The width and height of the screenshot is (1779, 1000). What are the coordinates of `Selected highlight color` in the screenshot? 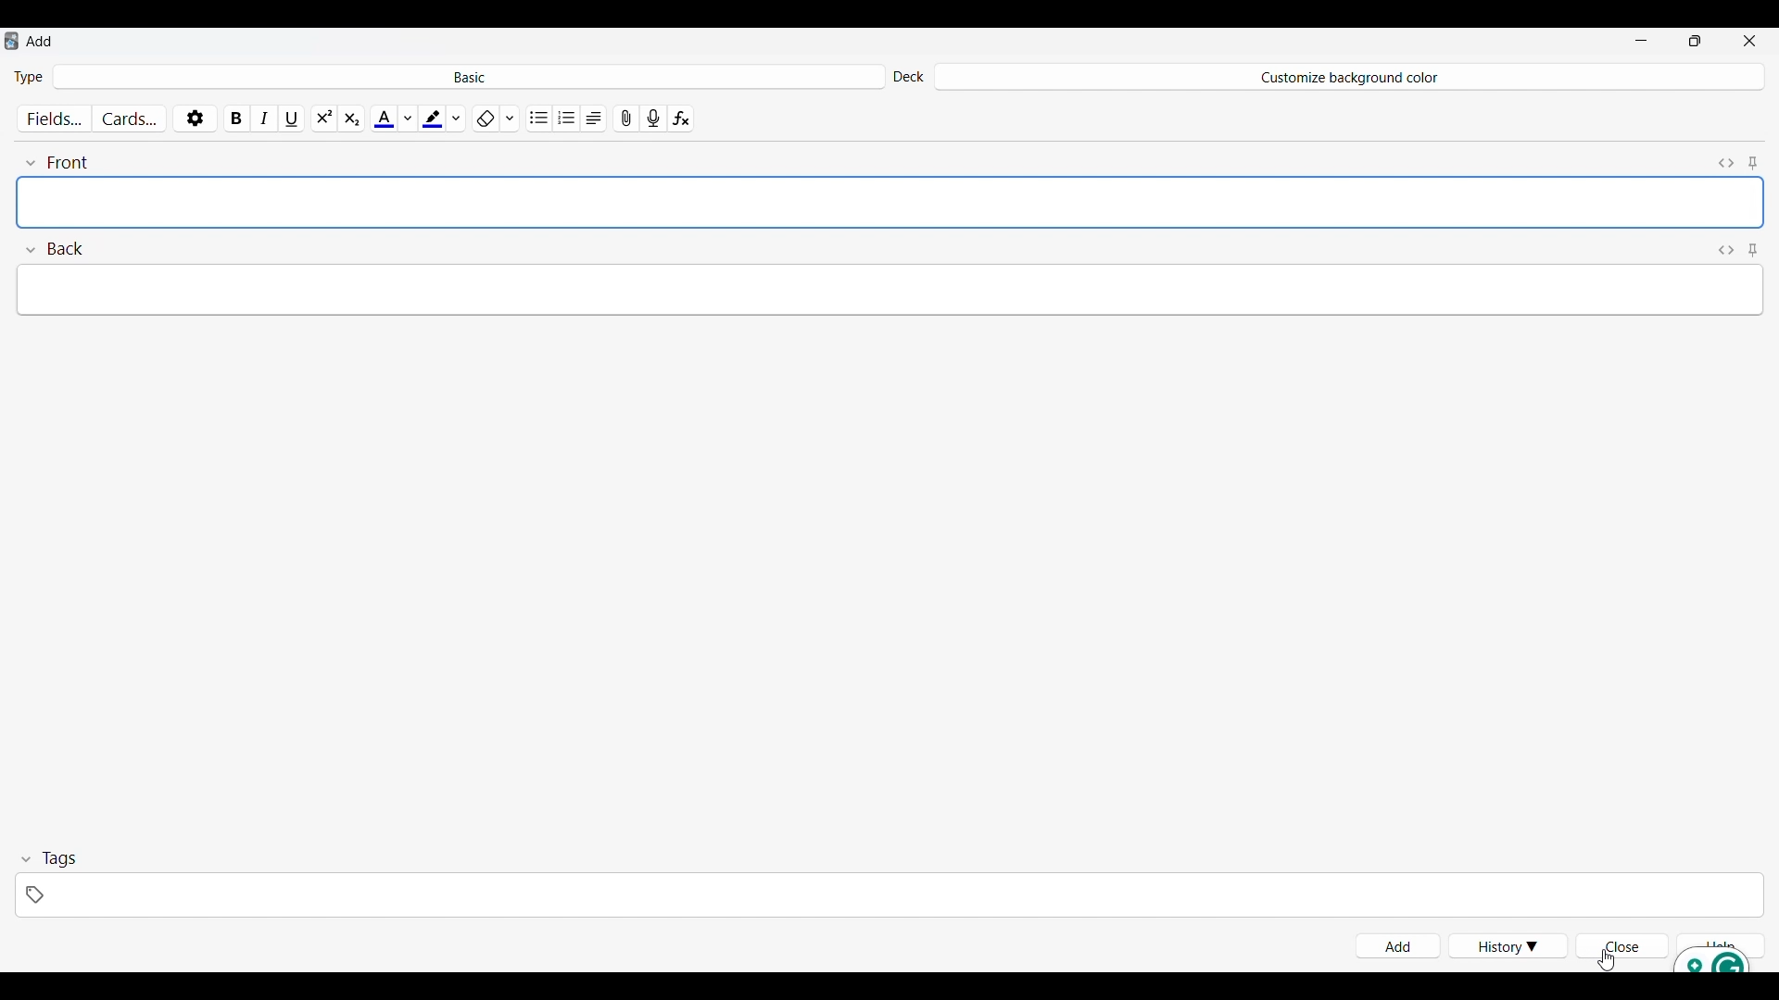 It's located at (432, 115).